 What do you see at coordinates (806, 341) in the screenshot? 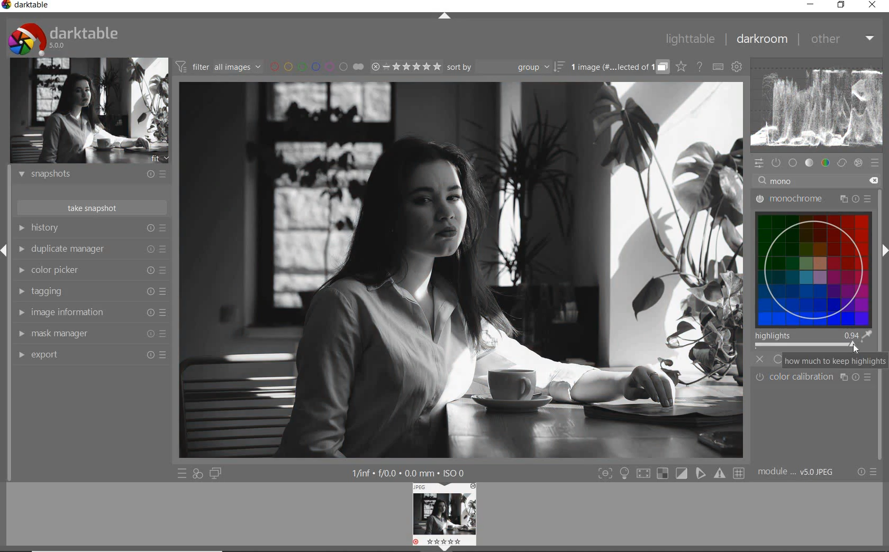
I see `highlights adjusted` at bounding box center [806, 341].